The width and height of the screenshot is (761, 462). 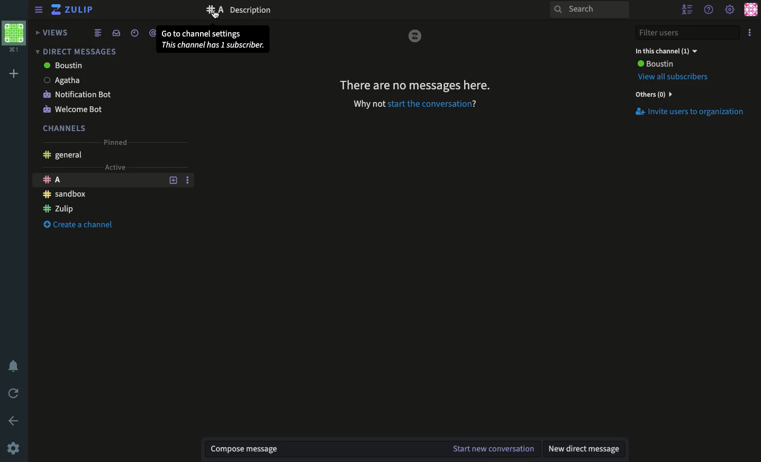 I want to click on Channel description, so click(x=257, y=11).